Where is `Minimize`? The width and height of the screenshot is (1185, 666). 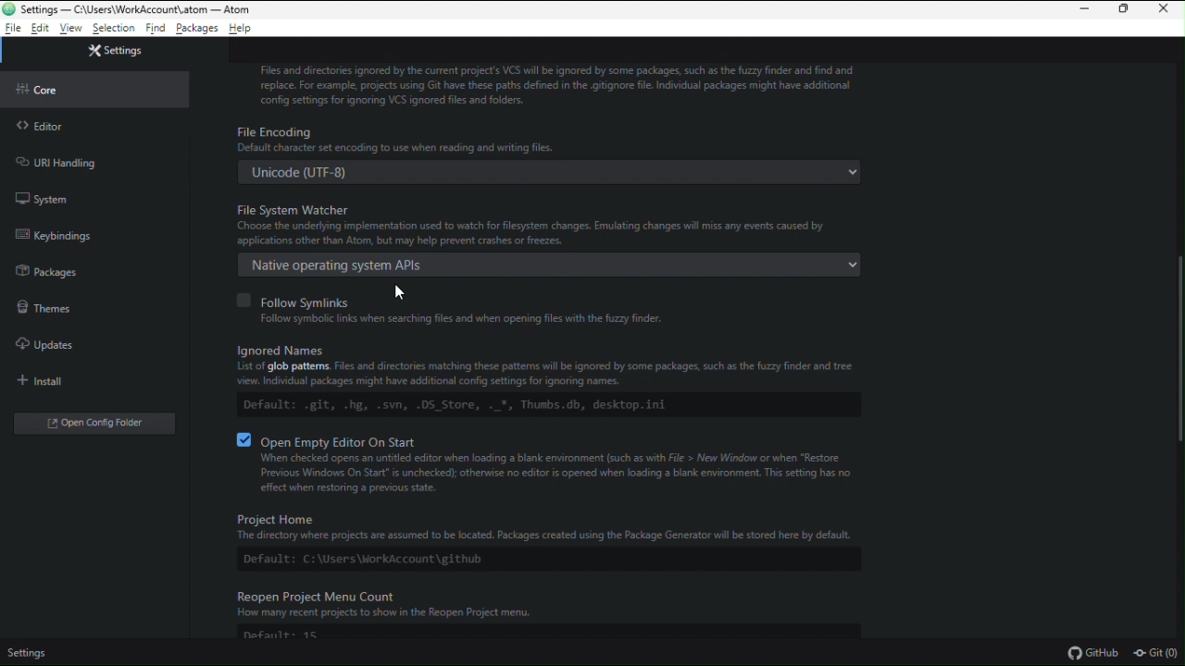
Minimize is located at coordinates (1081, 10).